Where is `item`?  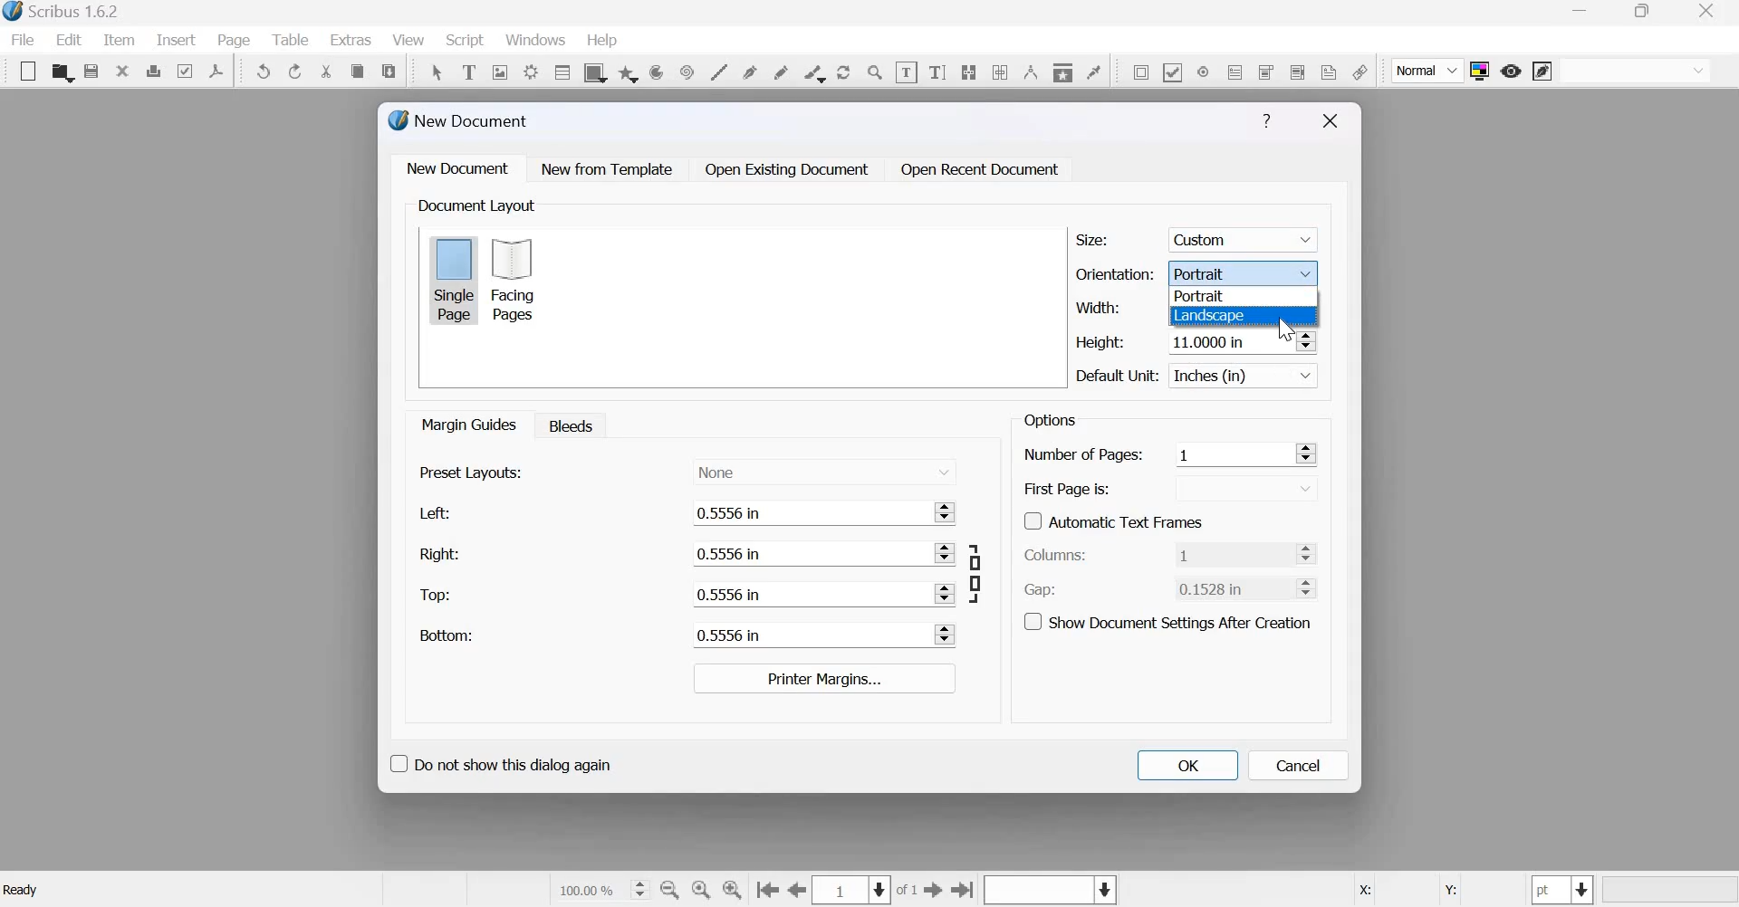
item is located at coordinates (117, 40).